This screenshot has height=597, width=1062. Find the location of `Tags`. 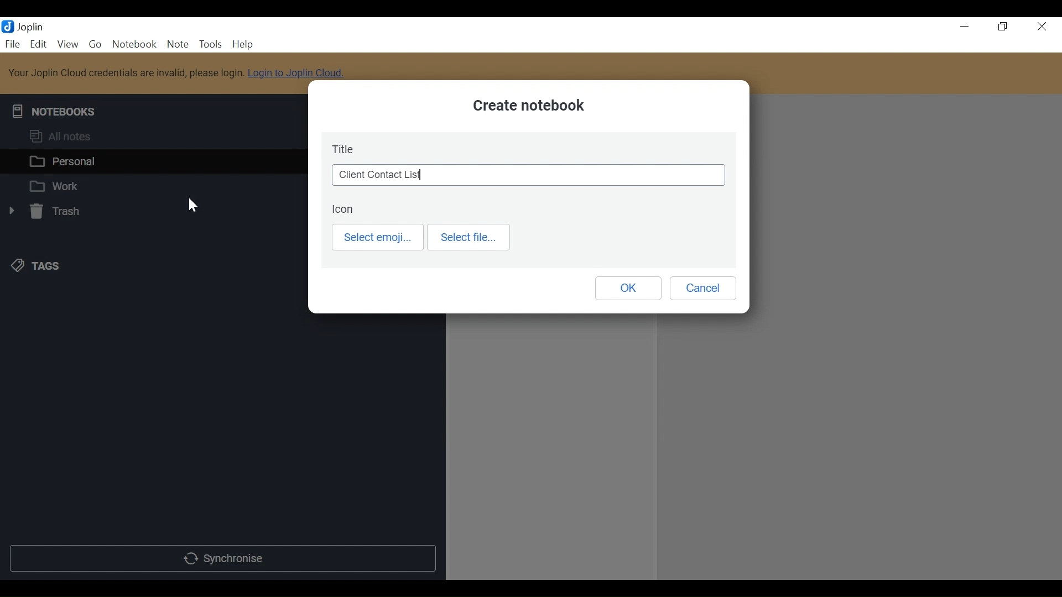

Tags is located at coordinates (34, 266).